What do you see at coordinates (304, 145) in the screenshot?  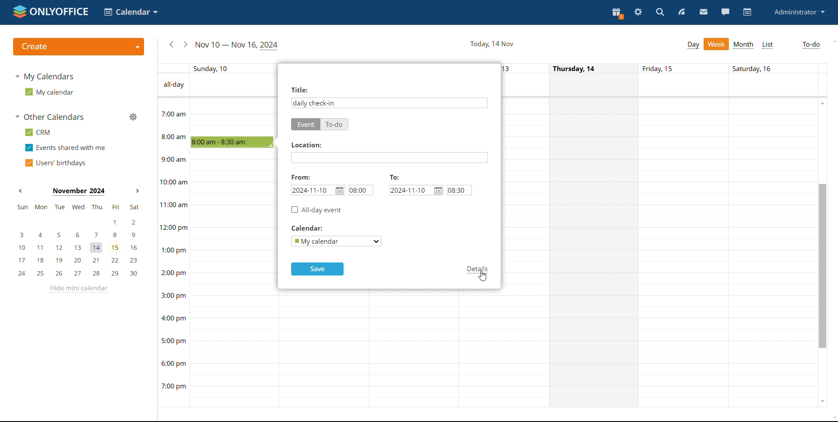 I see `location:` at bounding box center [304, 145].